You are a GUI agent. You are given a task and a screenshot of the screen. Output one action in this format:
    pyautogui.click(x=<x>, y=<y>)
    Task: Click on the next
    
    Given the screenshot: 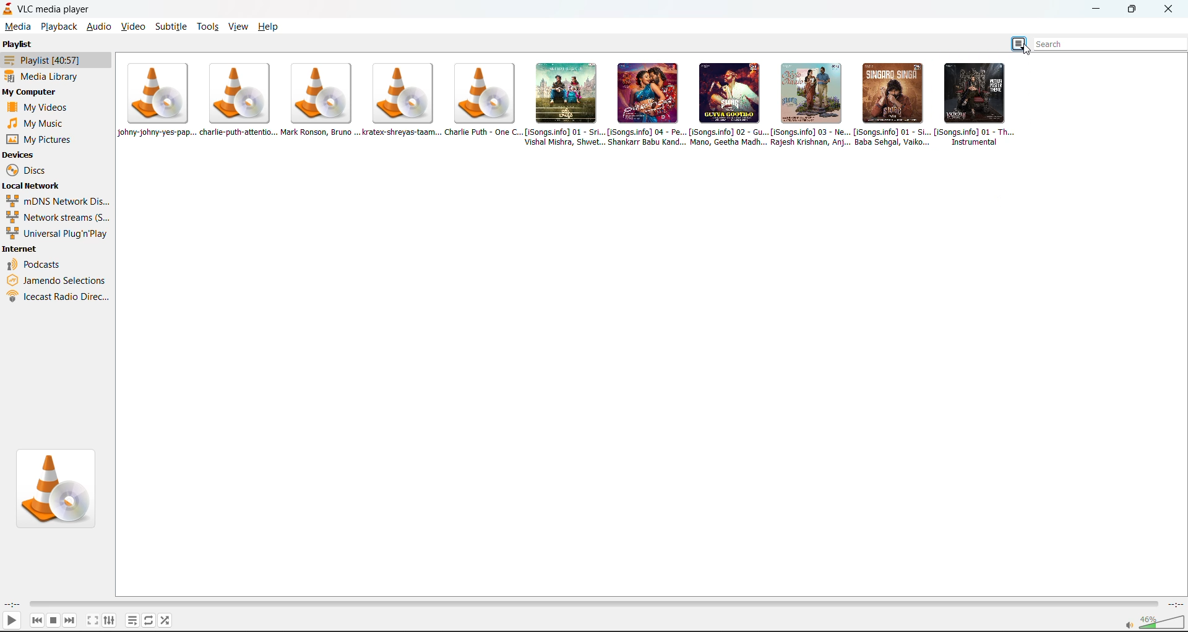 What is the action you would take?
    pyautogui.click(x=71, y=620)
    